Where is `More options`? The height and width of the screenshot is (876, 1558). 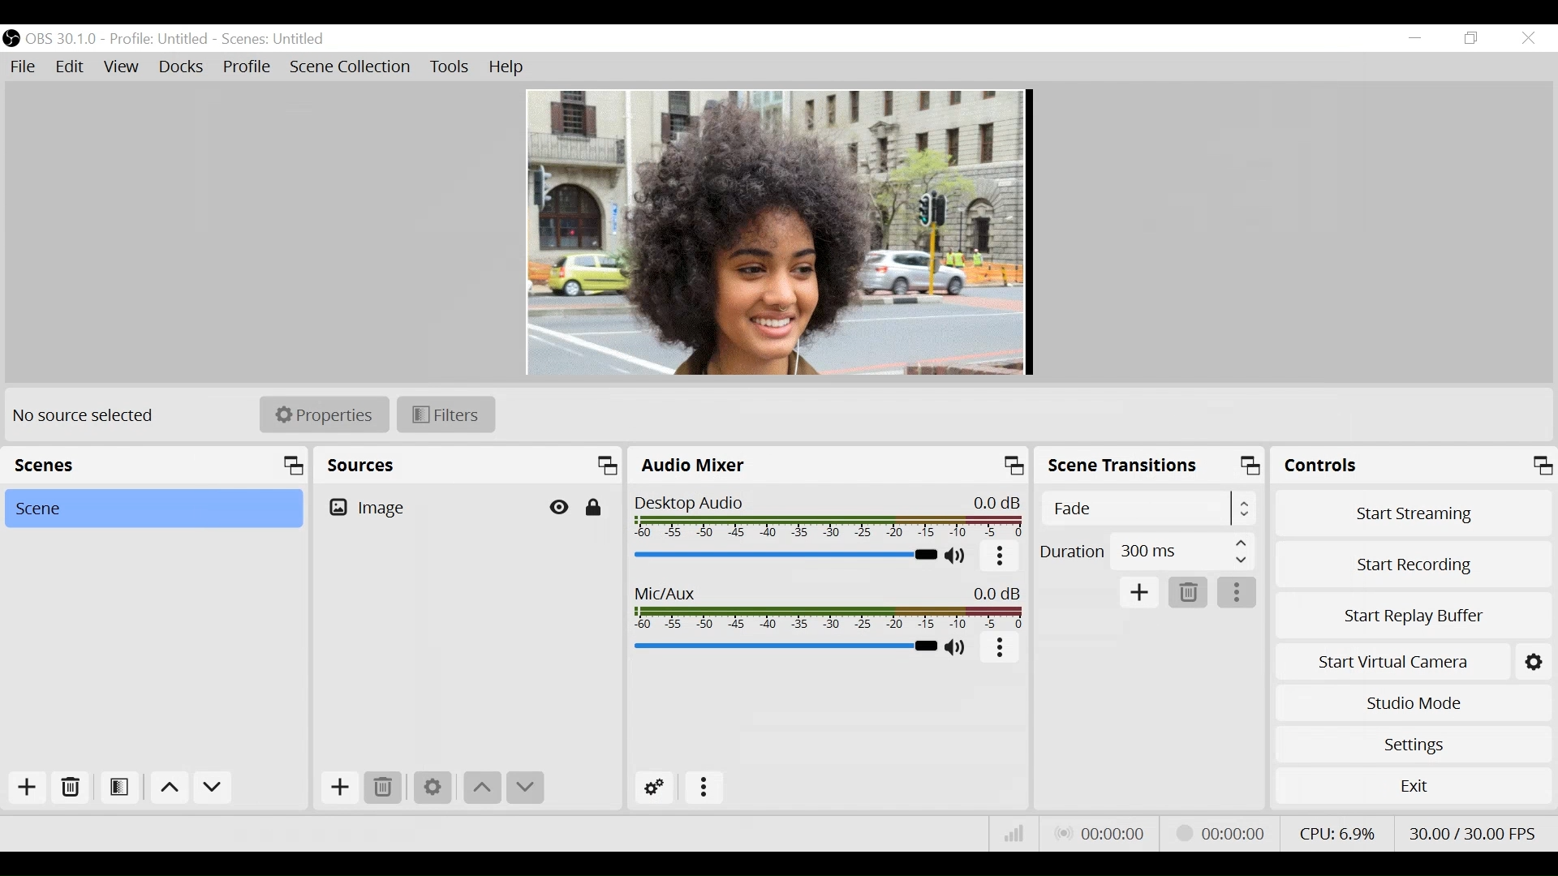
More options is located at coordinates (699, 789).